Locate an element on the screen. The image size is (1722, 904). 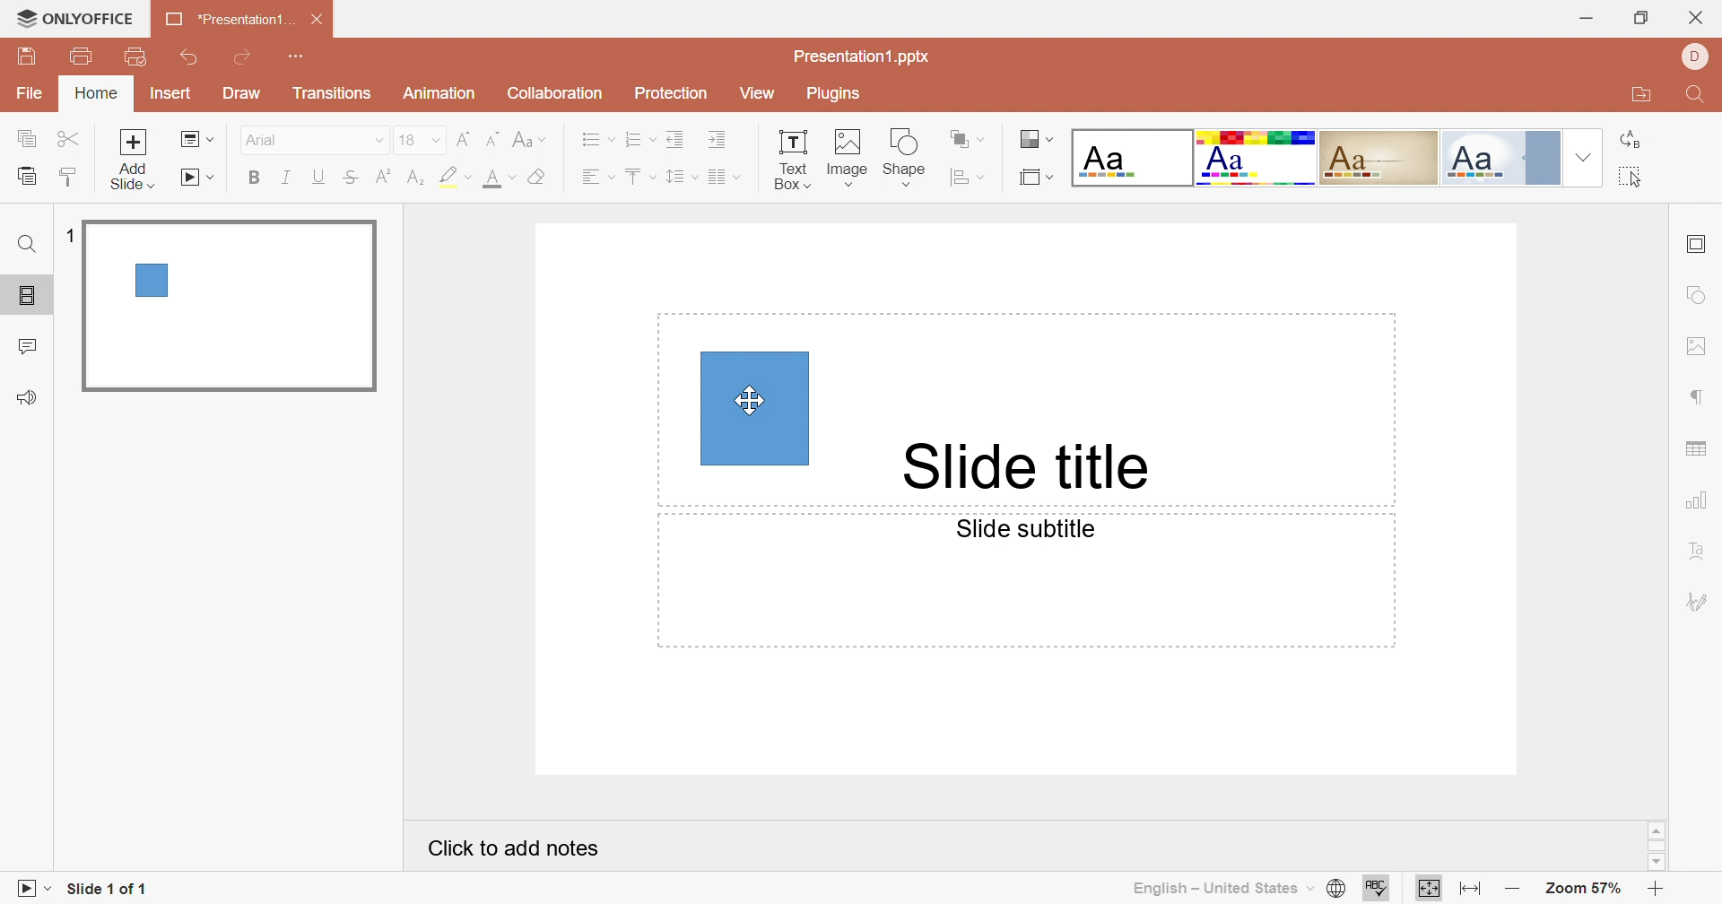
Copy Style is located at coordinates (28, 177).